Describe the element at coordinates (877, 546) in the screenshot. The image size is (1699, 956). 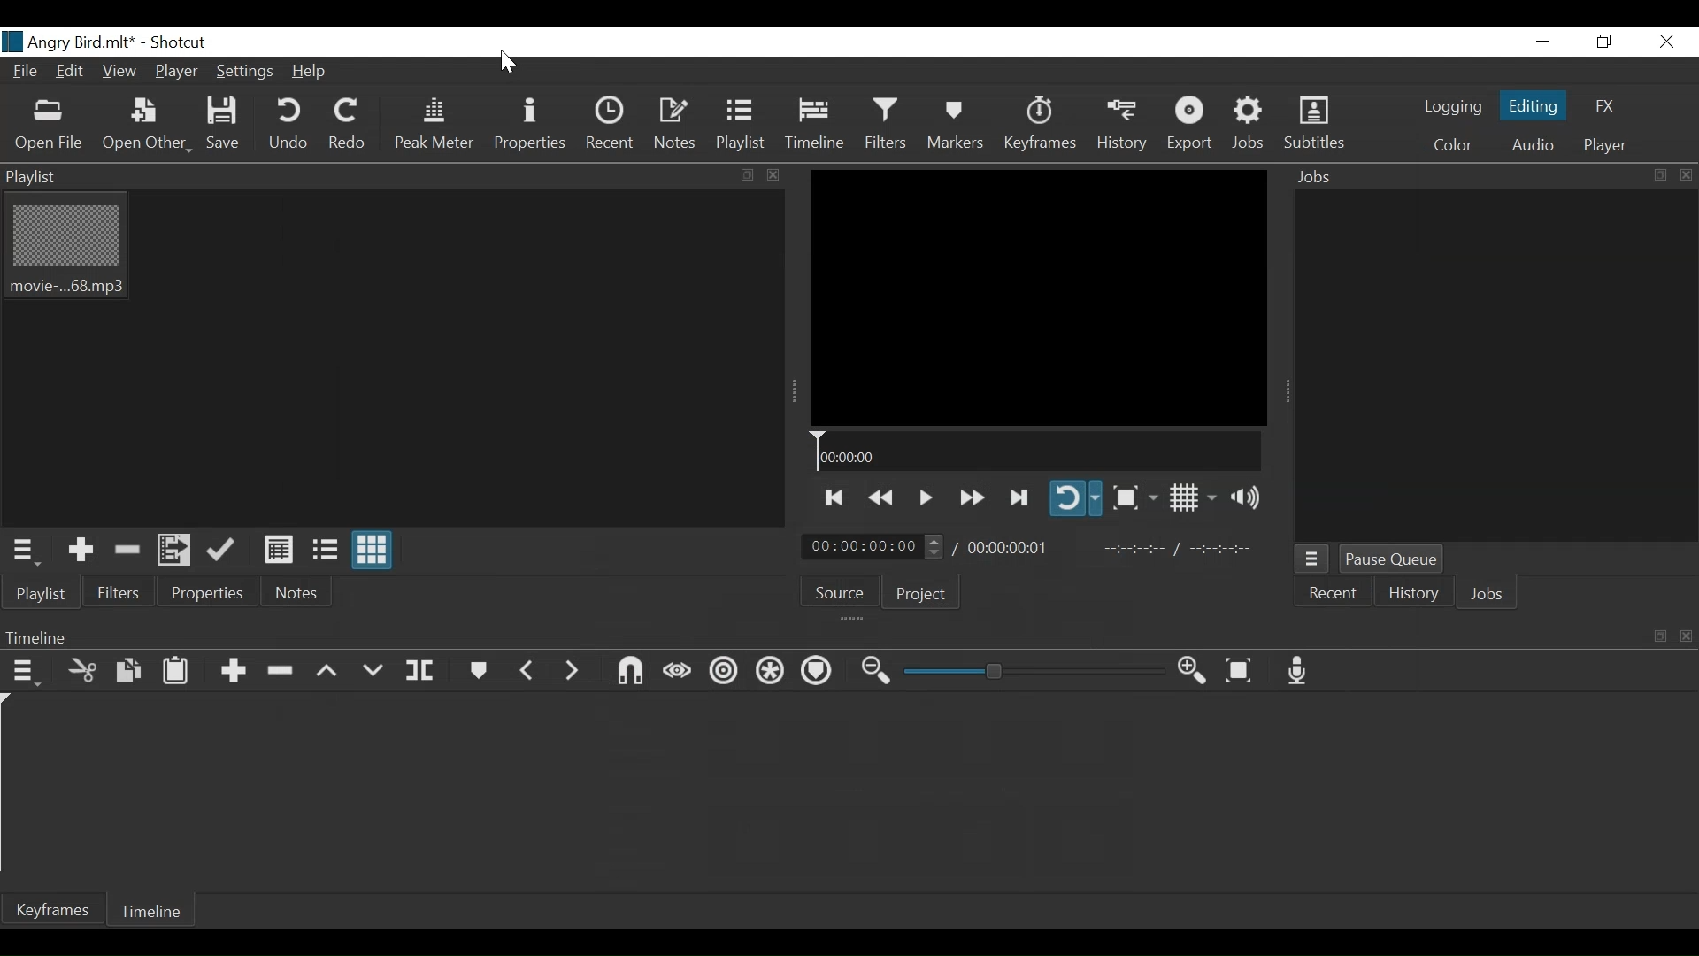
I see `Current Duration` at that location.